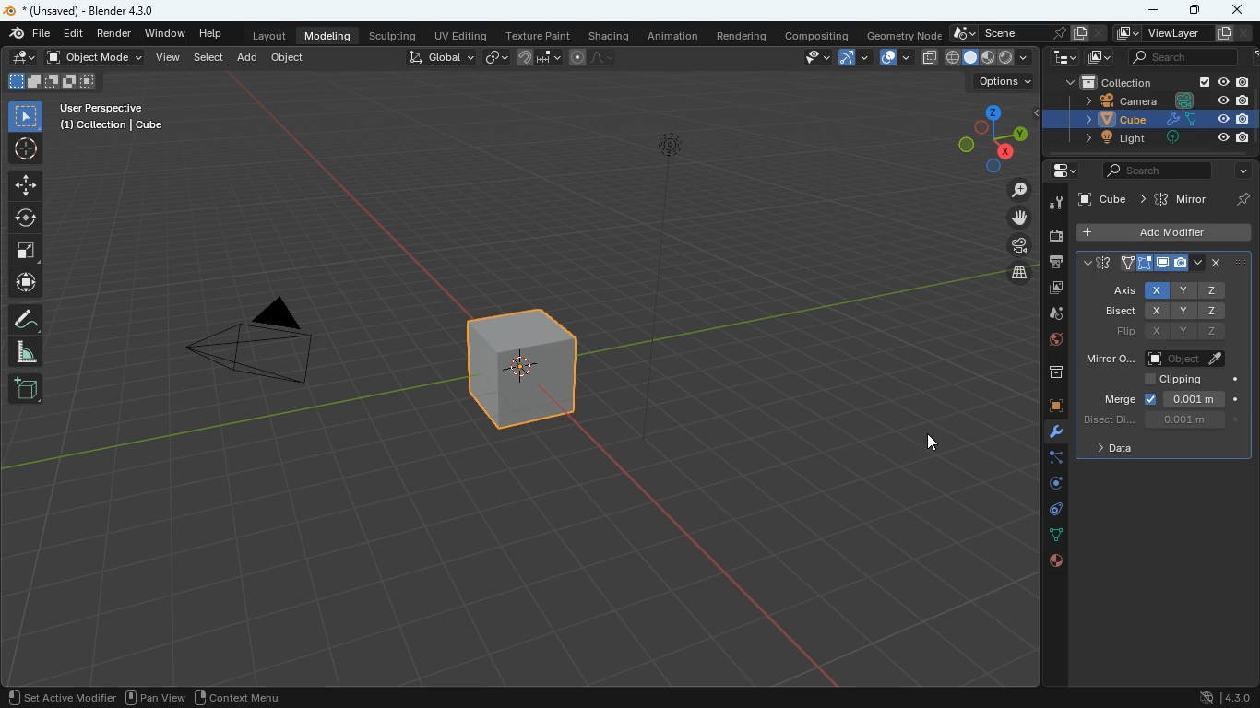  Describe the element at coordinates (1188, 33) in the screenshot. I see `viewlayer` at that location.